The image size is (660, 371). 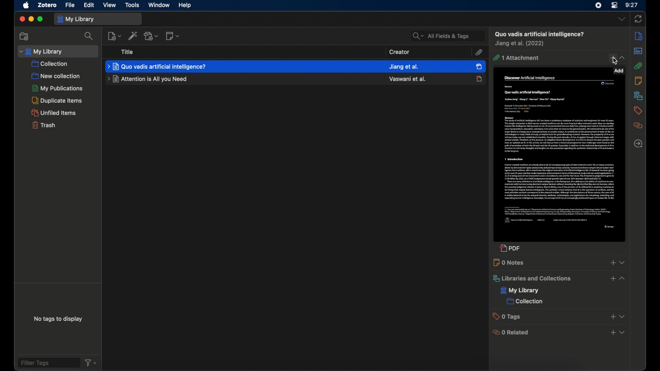 What do you see at coordinates (623, 333) in the screenshot?
I see `dropdown menu` at bounding box center [623, 333].